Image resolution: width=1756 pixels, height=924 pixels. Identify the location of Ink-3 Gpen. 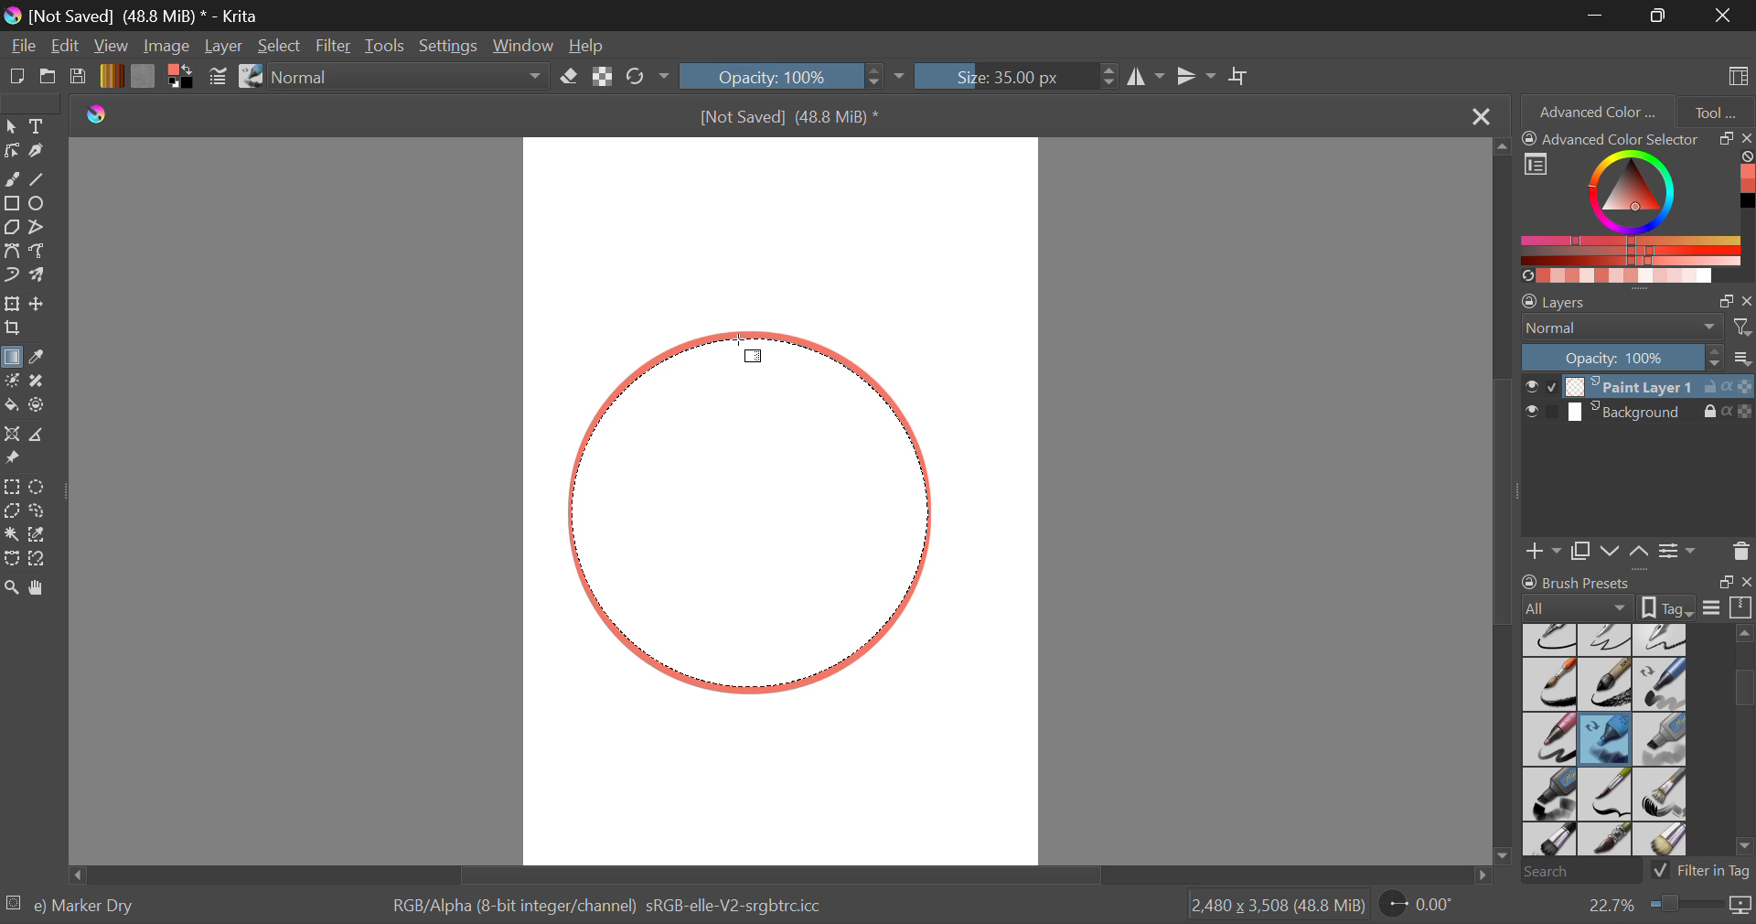
(1608, 639).